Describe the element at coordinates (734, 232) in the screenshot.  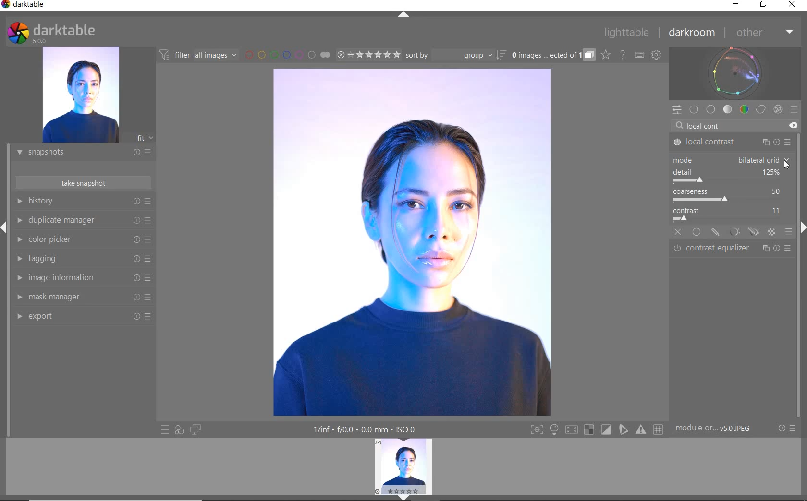
I see `MASK OPTION` at that location.